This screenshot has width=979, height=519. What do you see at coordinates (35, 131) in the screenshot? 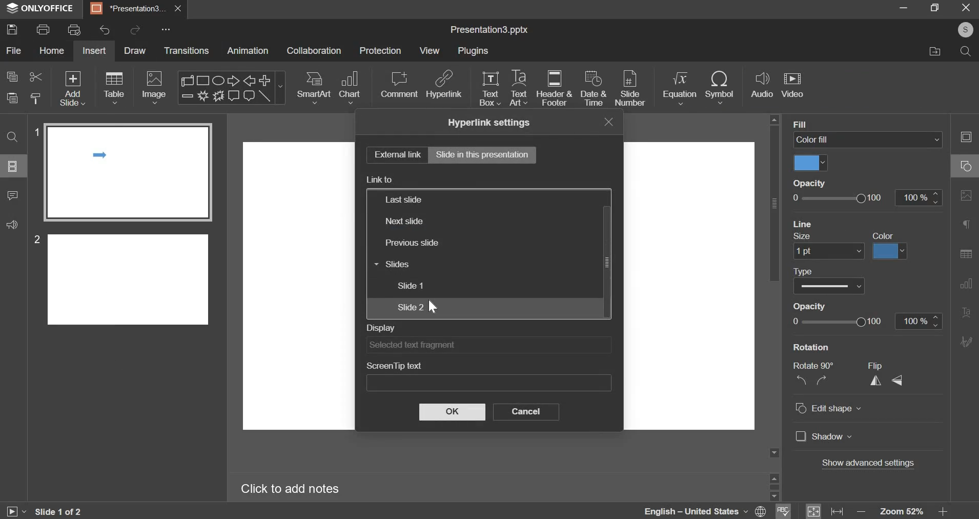
I see `slide number` at bounding box center [35, 131].